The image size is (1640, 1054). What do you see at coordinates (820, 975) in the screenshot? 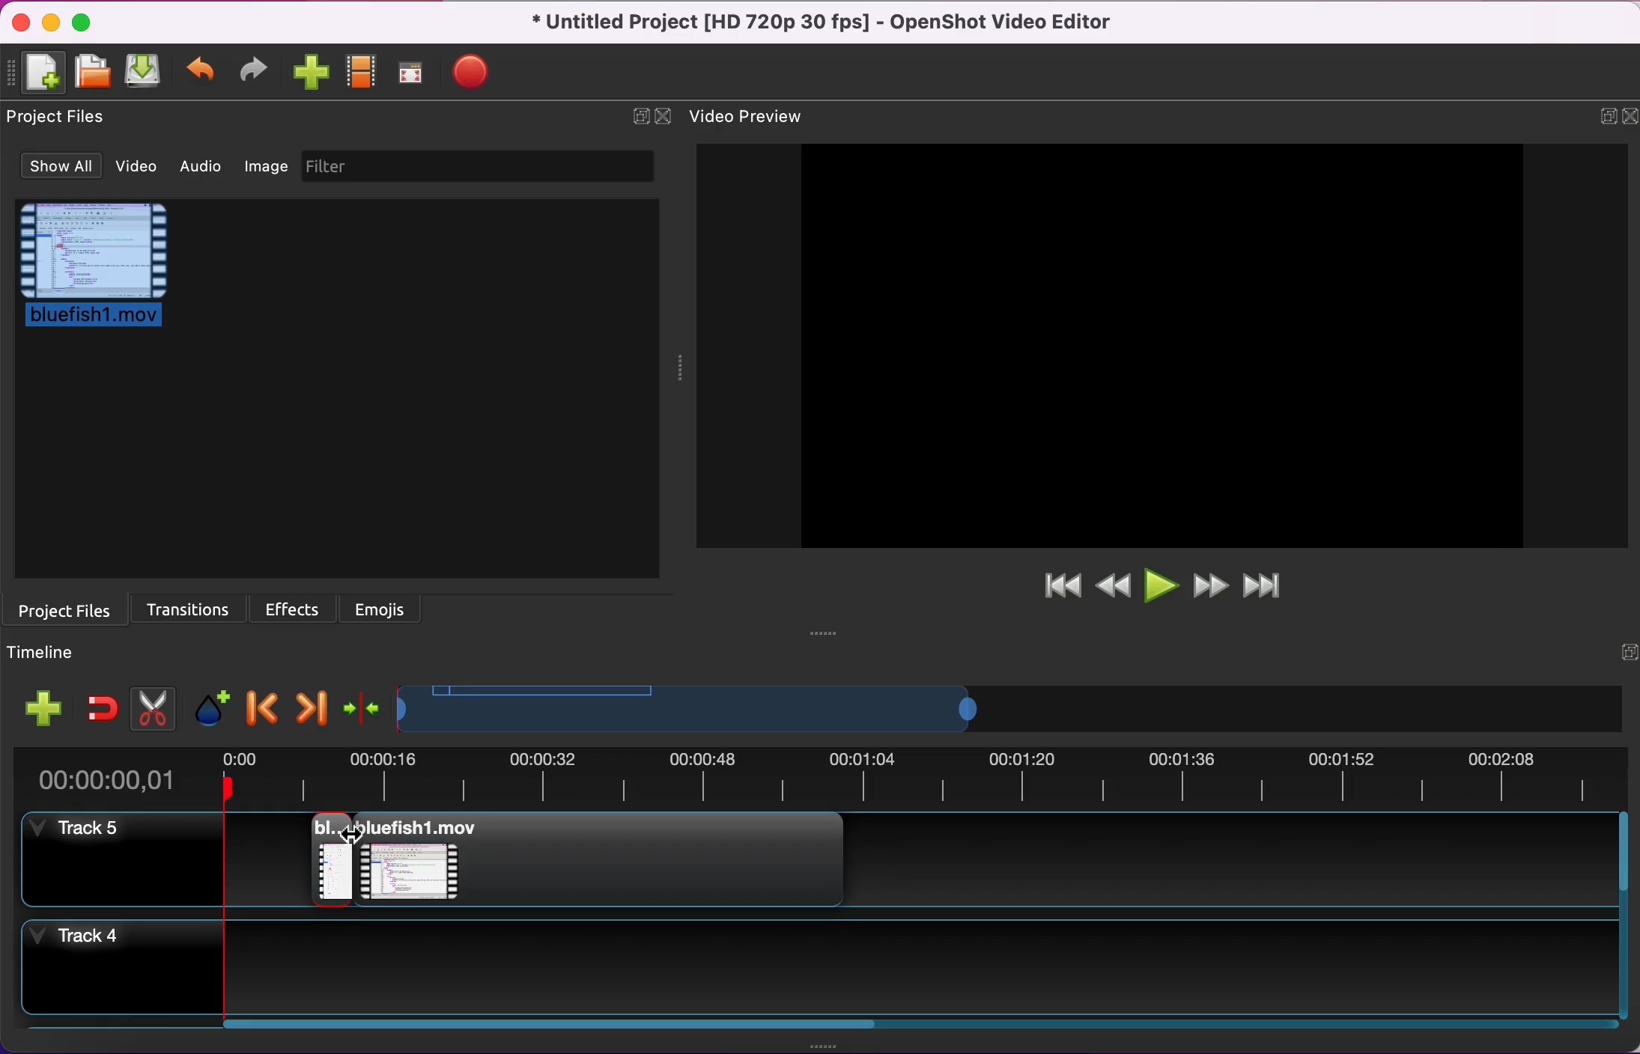
I see `track 4` at bounding box center [820, 975].